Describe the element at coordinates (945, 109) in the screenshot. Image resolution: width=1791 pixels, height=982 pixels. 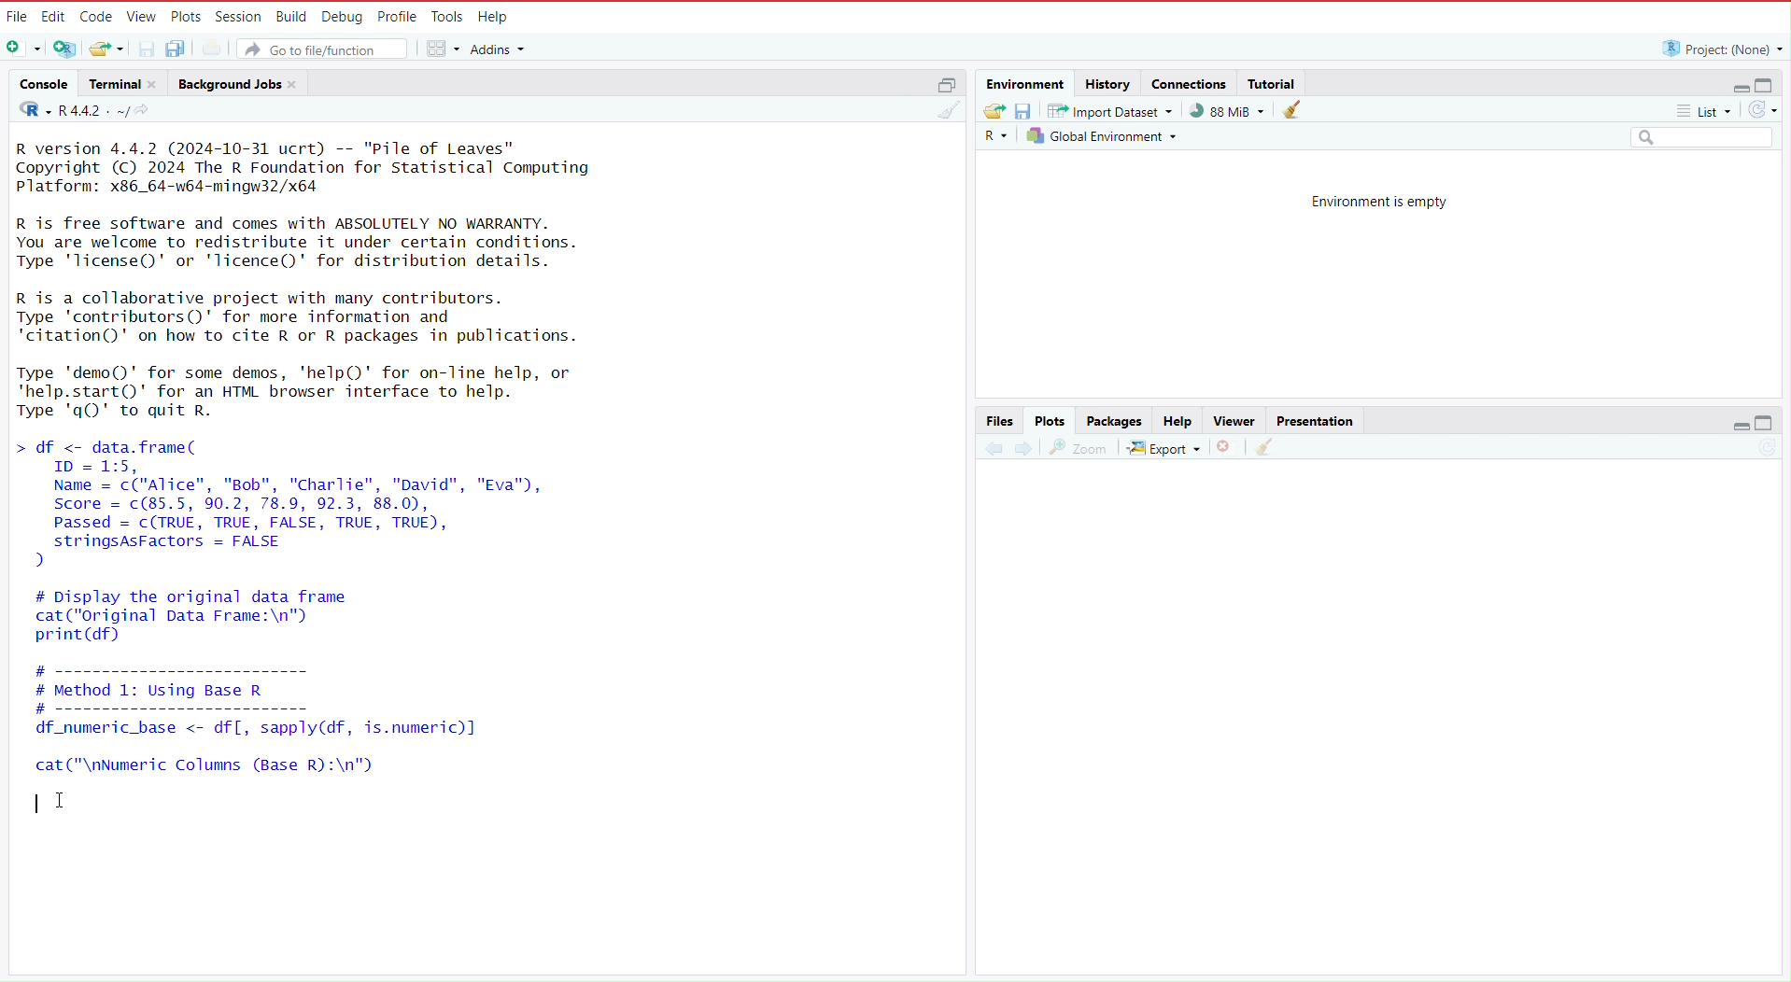
I see `clear console` at that location.